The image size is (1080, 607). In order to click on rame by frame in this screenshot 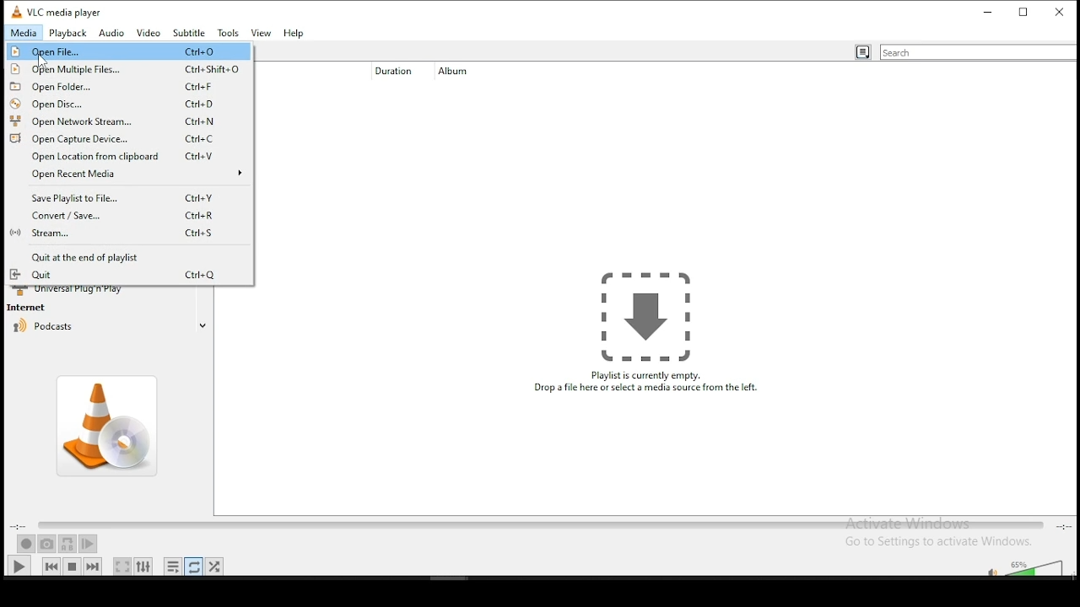, I will do `click(88, 544)`.